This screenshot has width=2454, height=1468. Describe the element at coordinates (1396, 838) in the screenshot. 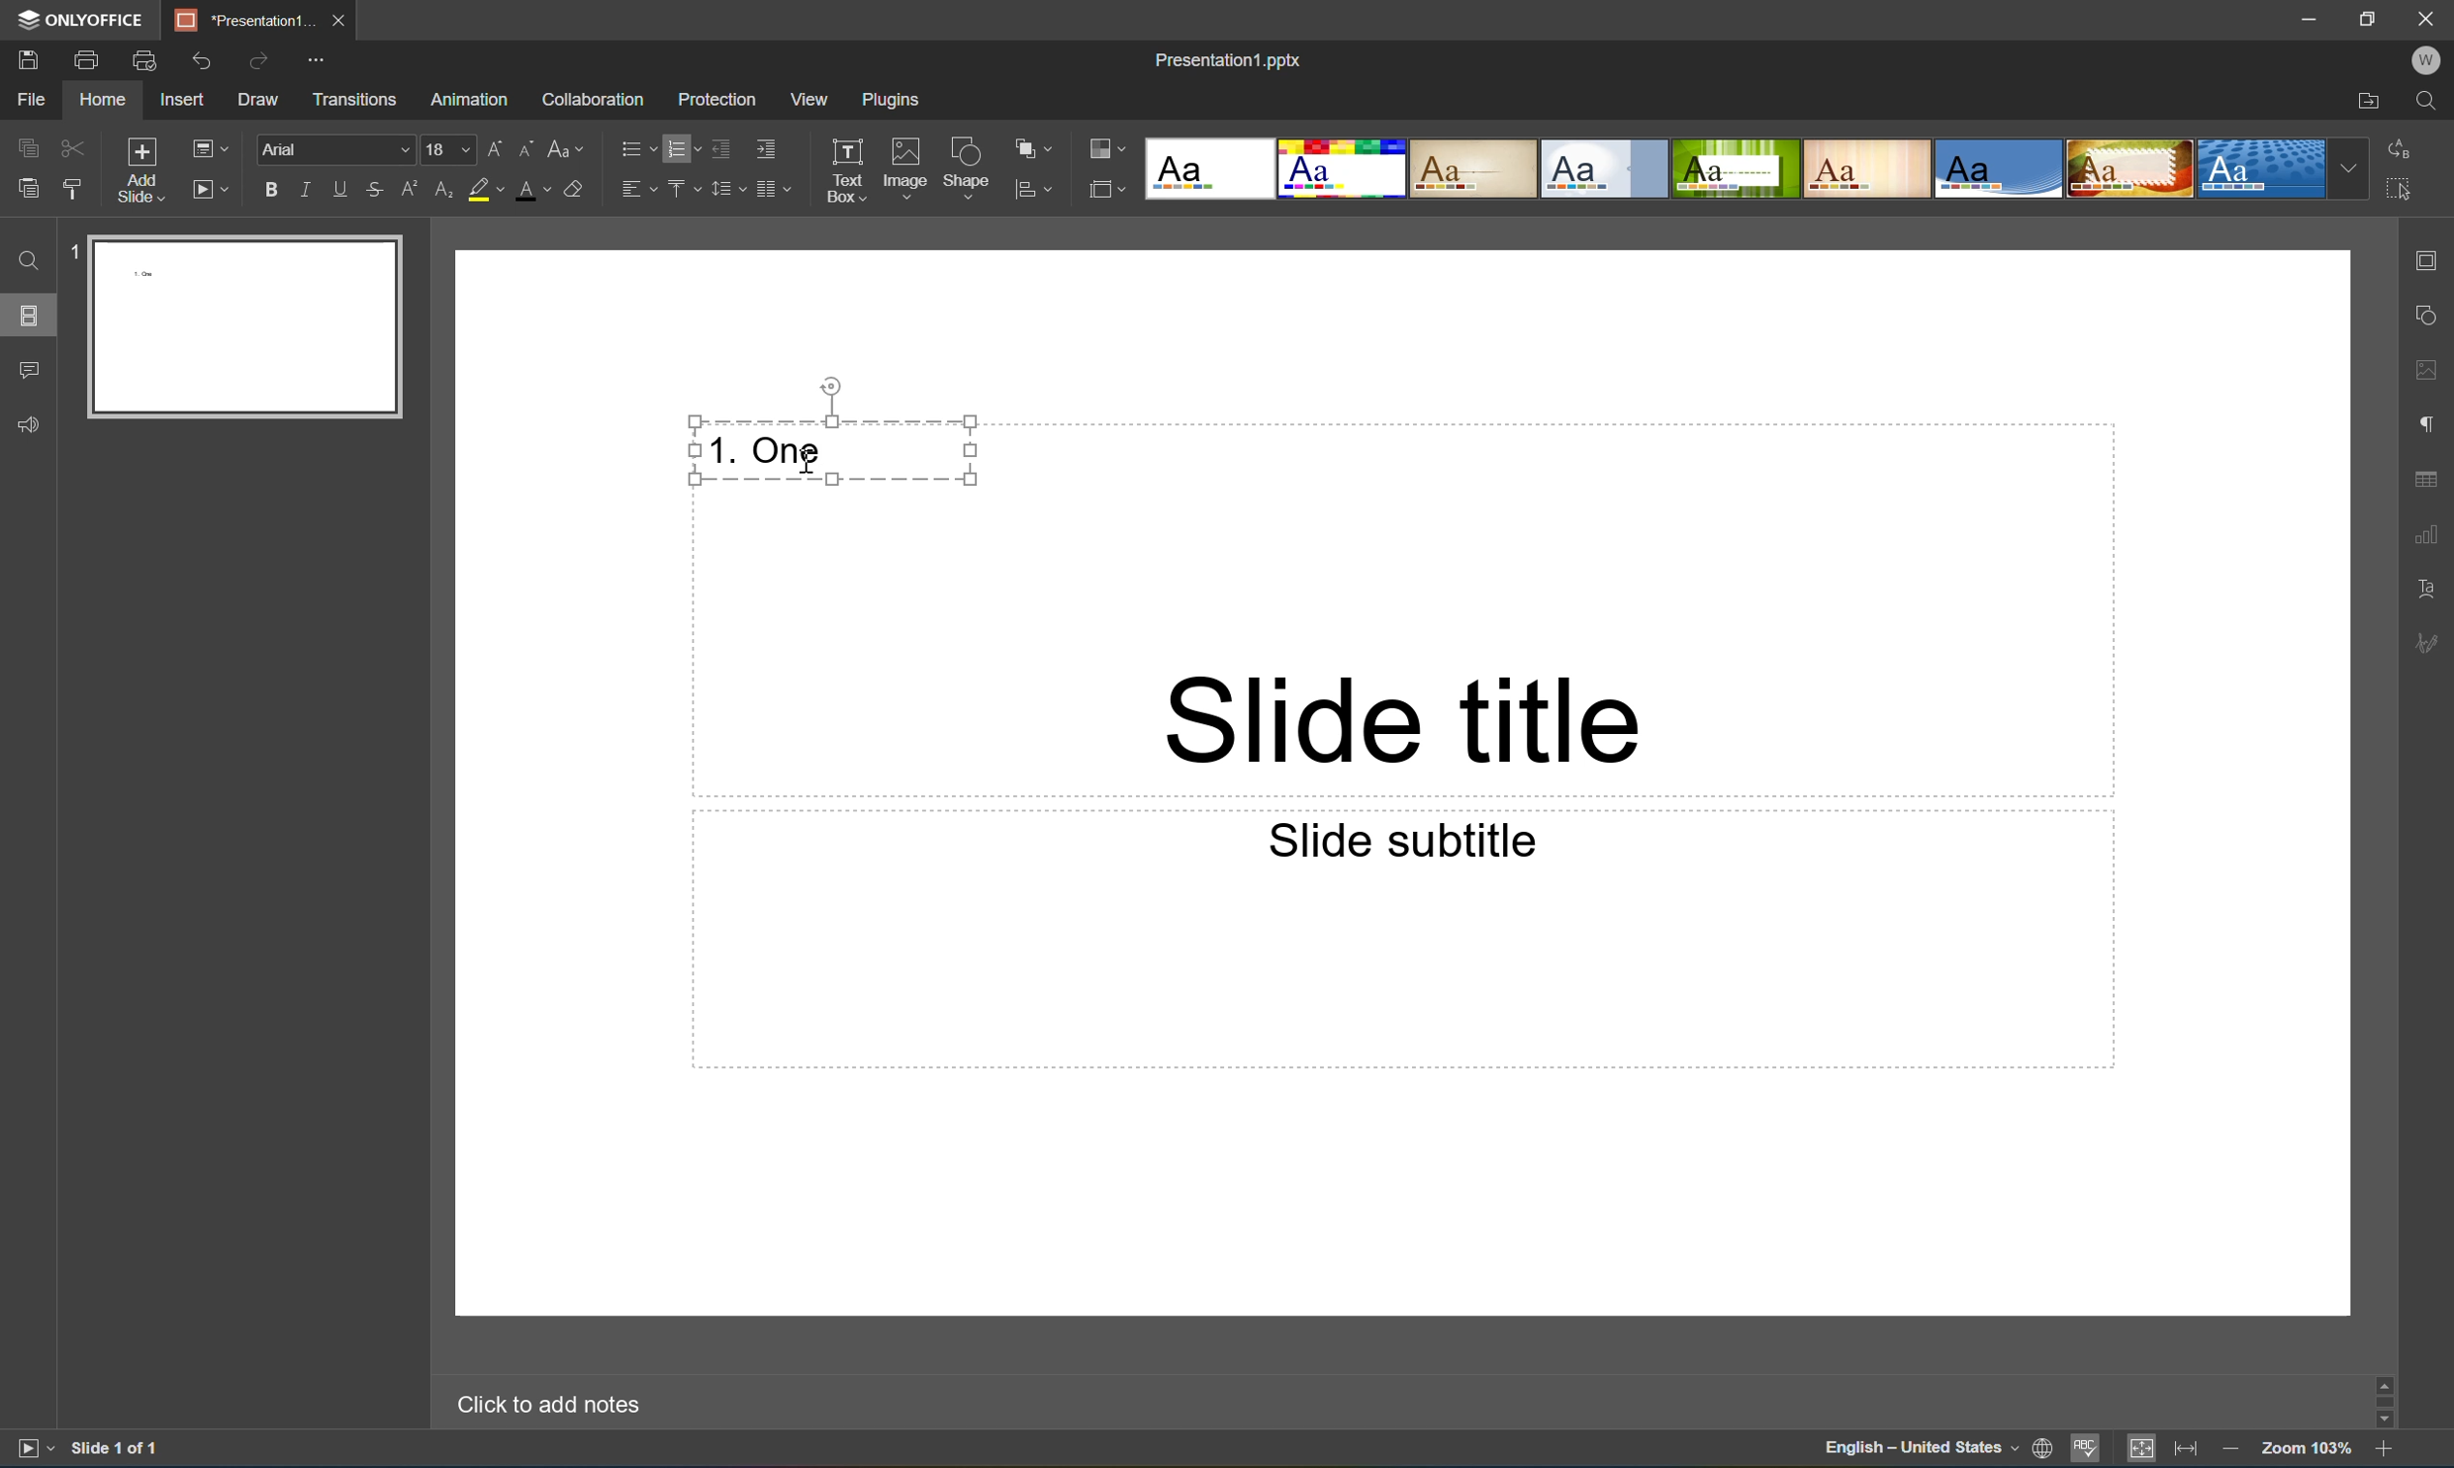

I see `Slide subtitle` at that location.